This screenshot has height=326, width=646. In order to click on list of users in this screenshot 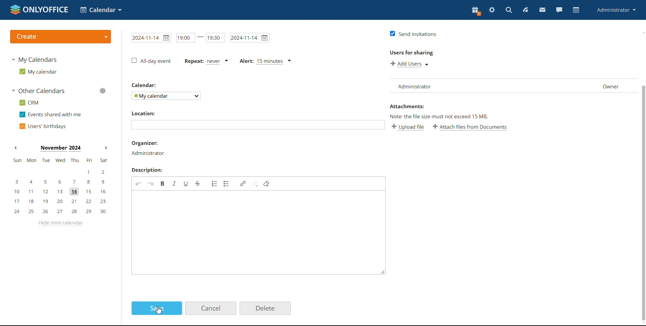, I will do `click(507, 84)`.